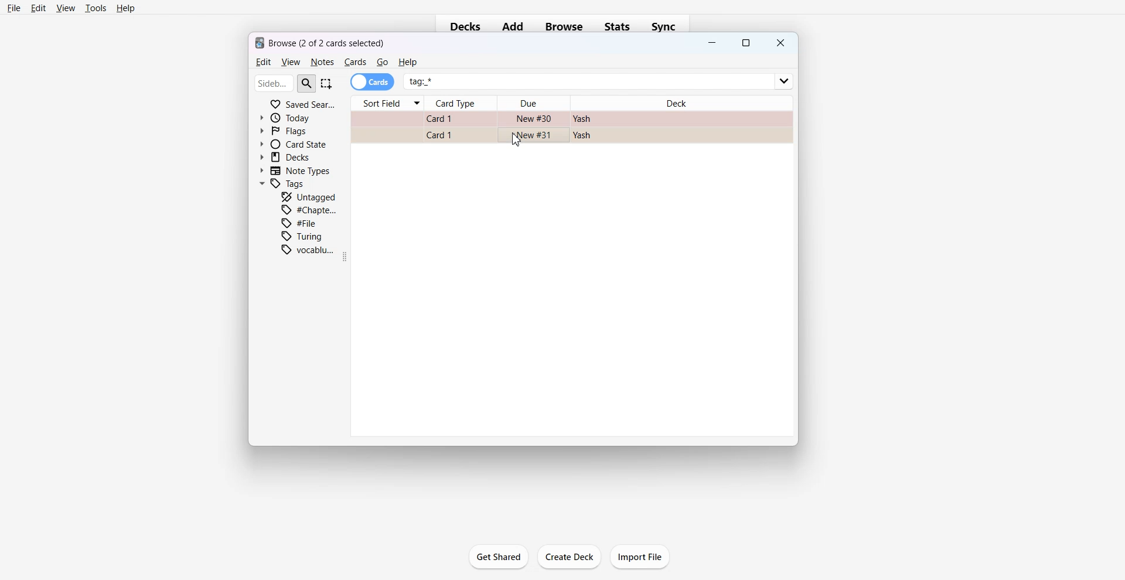 This screenshot has height=580, width=1125. I want to click on Text, so click(321, 42).